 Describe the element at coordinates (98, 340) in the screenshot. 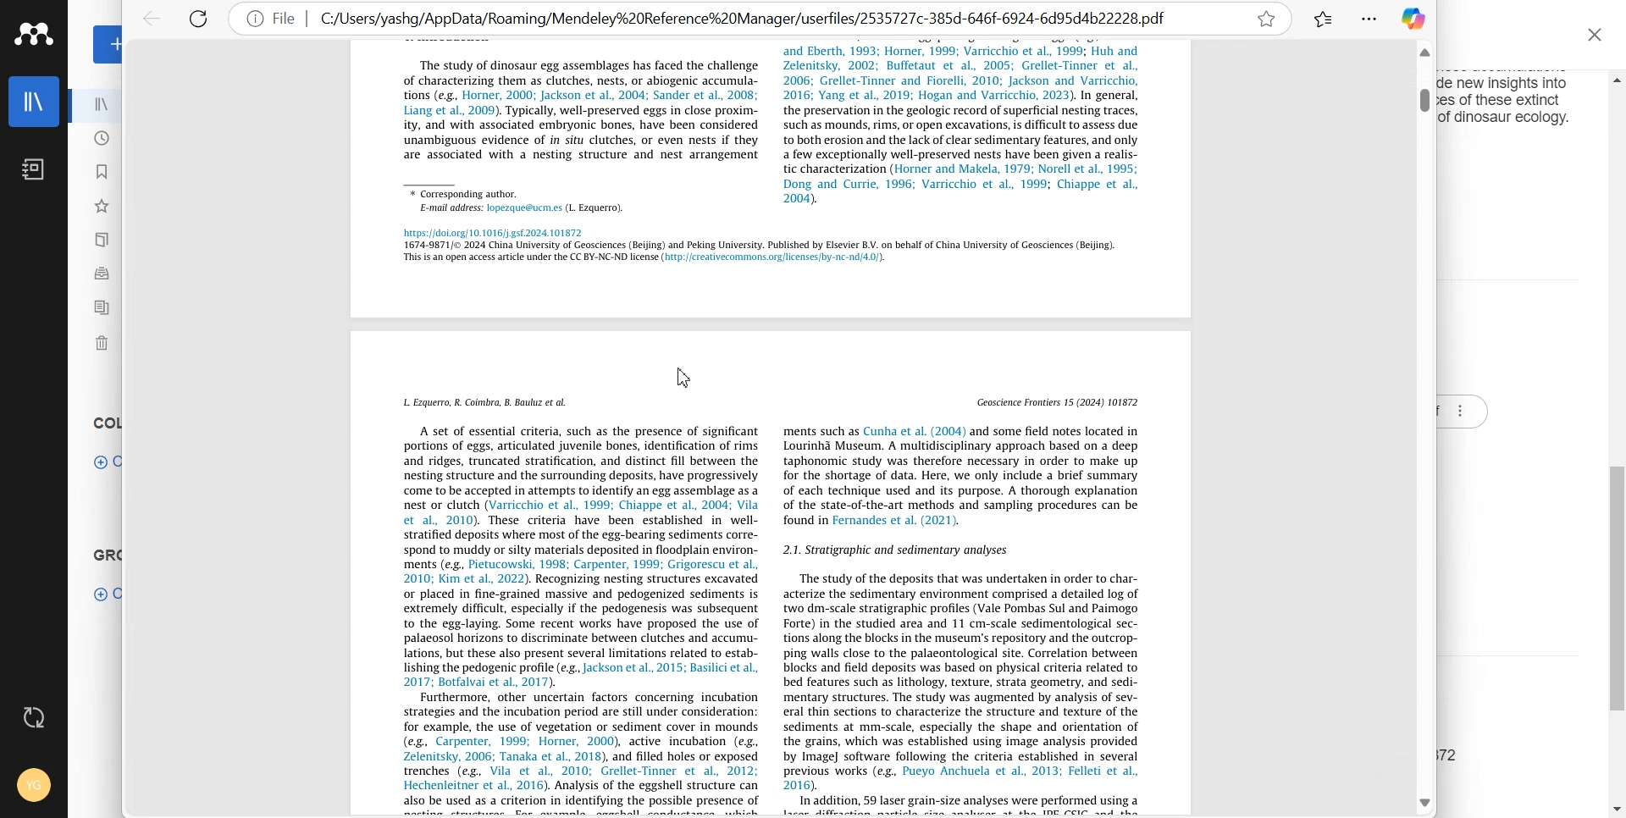

I see `Trash` at that location.